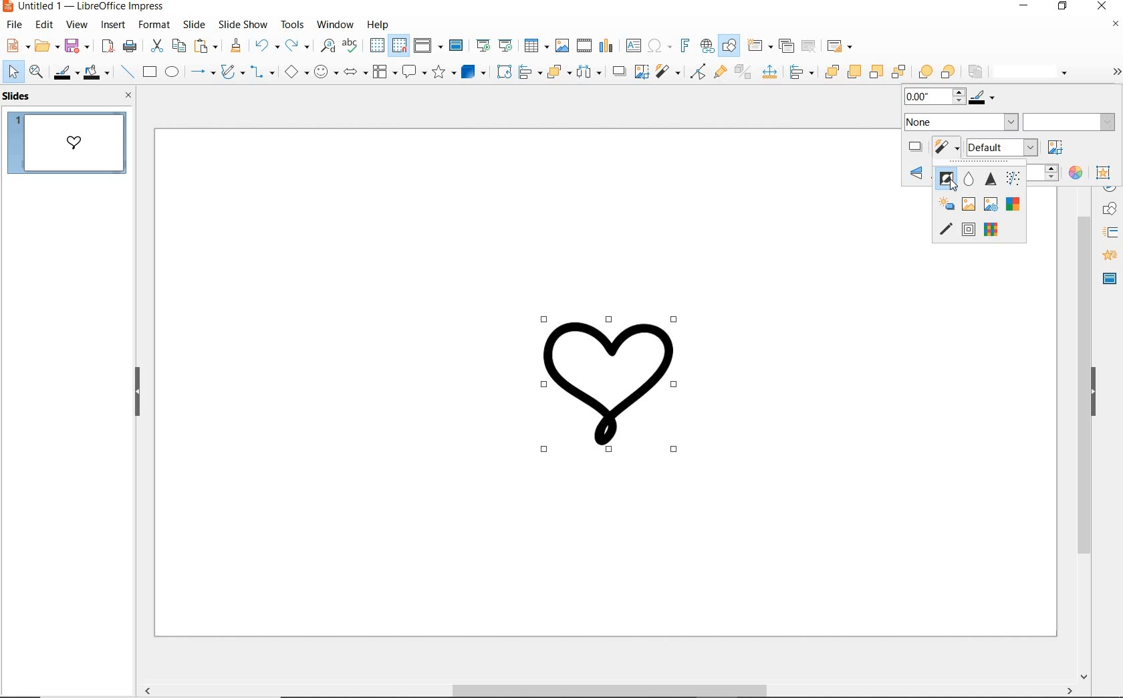 The image size is (1123, 698). I want to click on fill color, so click(96, 72).